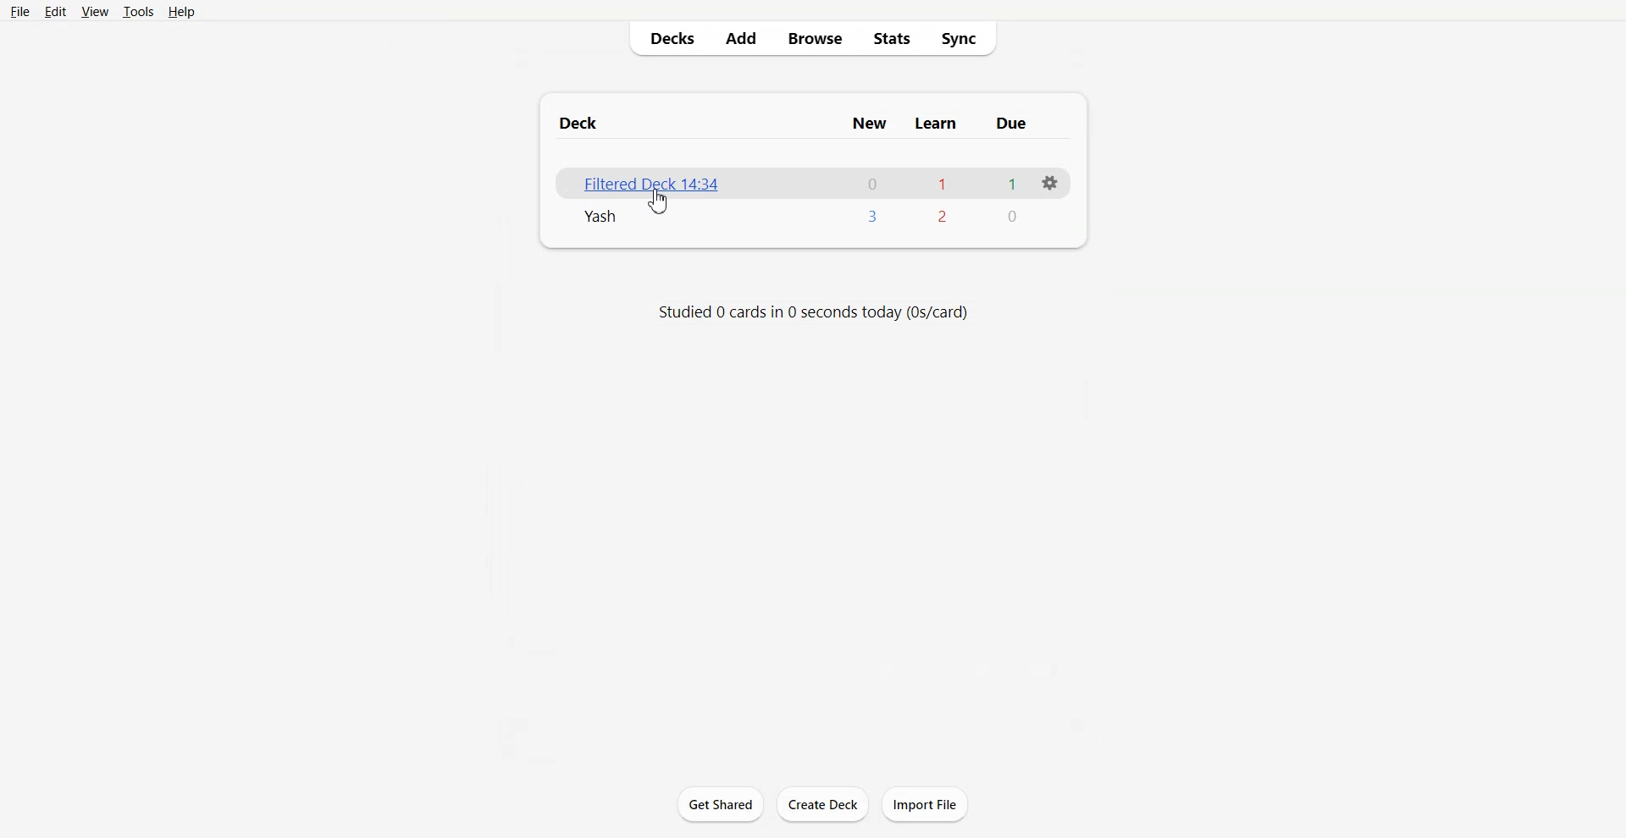 The height and width of the screenshot is (838, 1626). Describe the element at coordinates (180, 11) in the screenshot. I see `Help` at that location.